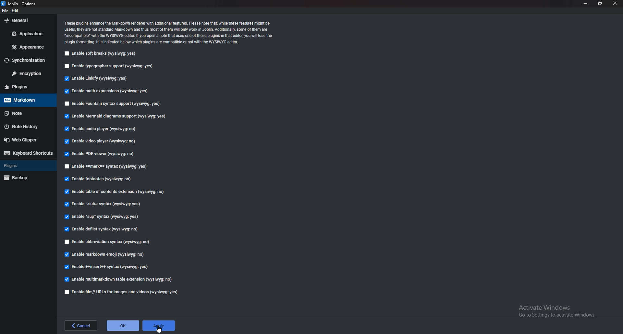 The height and width of the screenshot is (334, 623). Describe the element at coordinates (16, 11) in the screenshot. I see `edit` at that location.